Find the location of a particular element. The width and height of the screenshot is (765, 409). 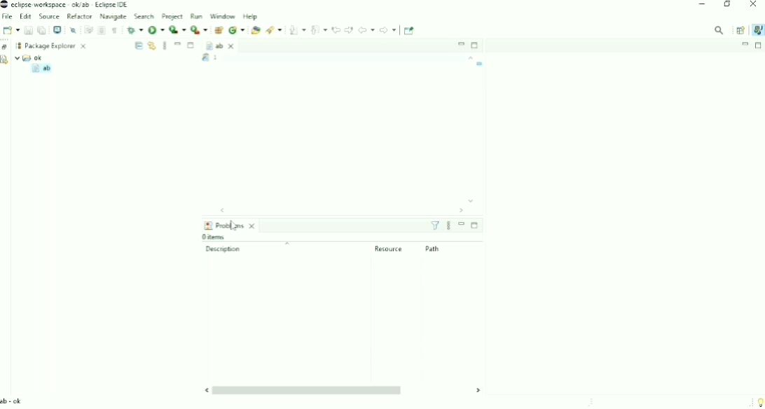

Debug is located at coordinates (135, 30).